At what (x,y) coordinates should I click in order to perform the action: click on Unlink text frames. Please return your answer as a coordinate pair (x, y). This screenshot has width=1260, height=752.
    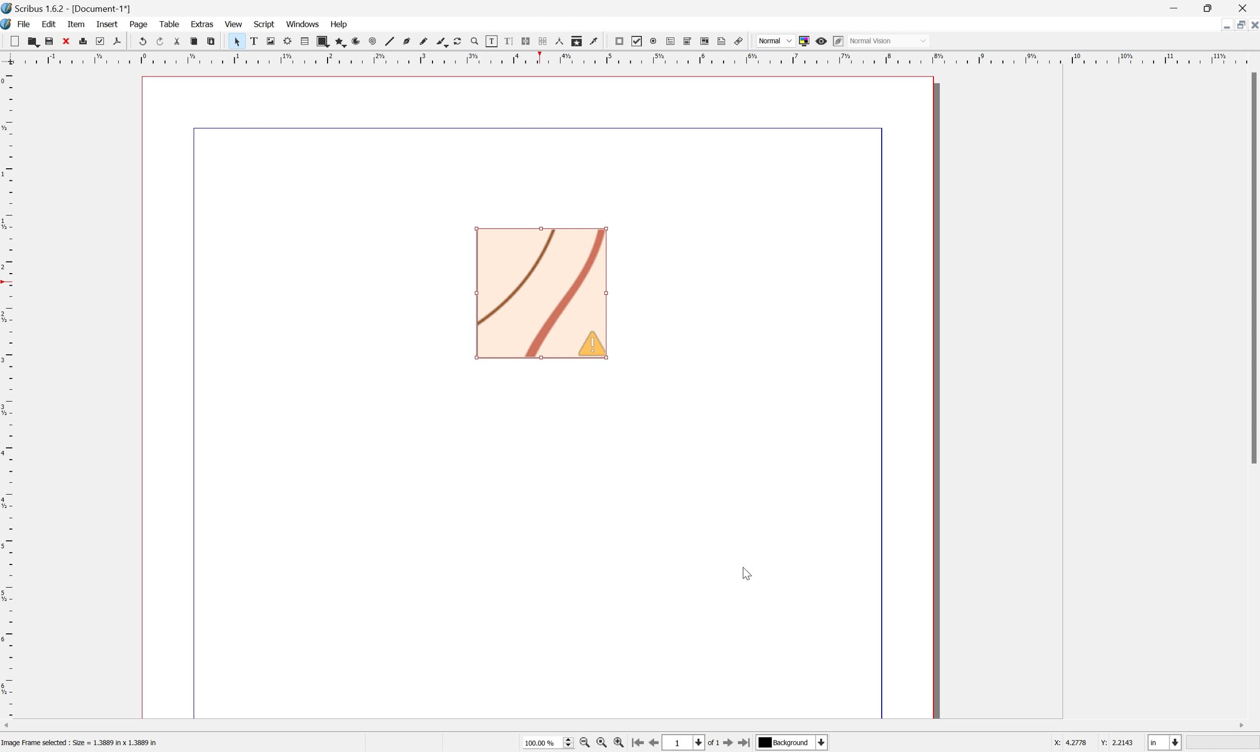
    Looking at the image, I should click on (544, 41).